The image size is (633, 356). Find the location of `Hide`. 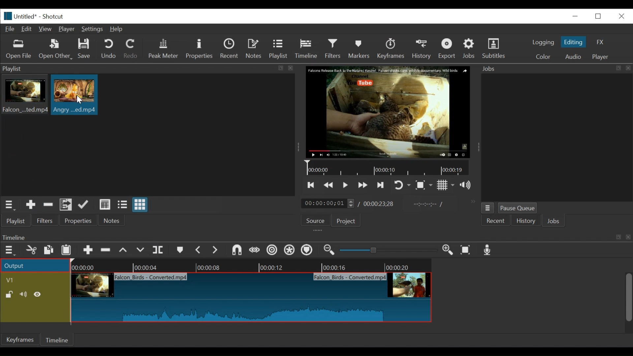

Hide is located at coordinates (39, 294).